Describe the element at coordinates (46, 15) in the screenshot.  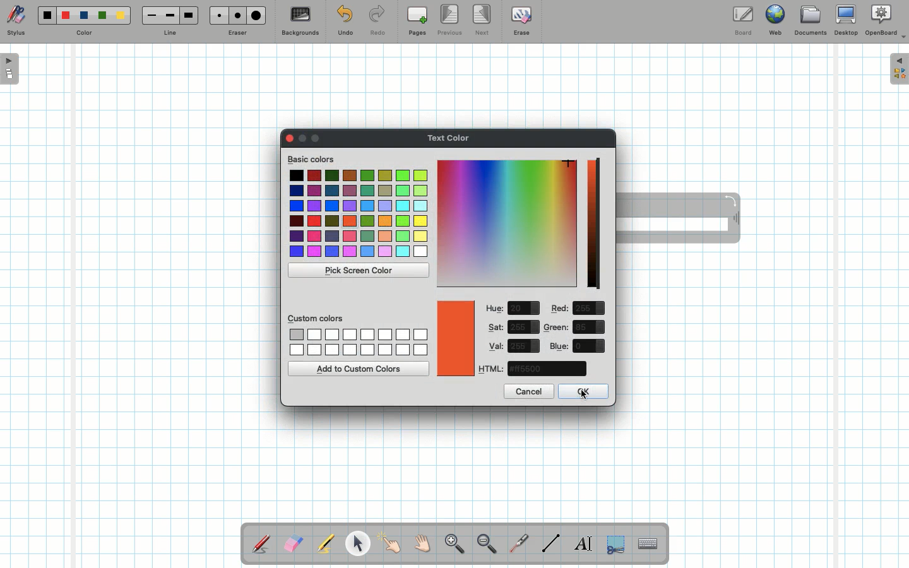
I see `Black` at that location.